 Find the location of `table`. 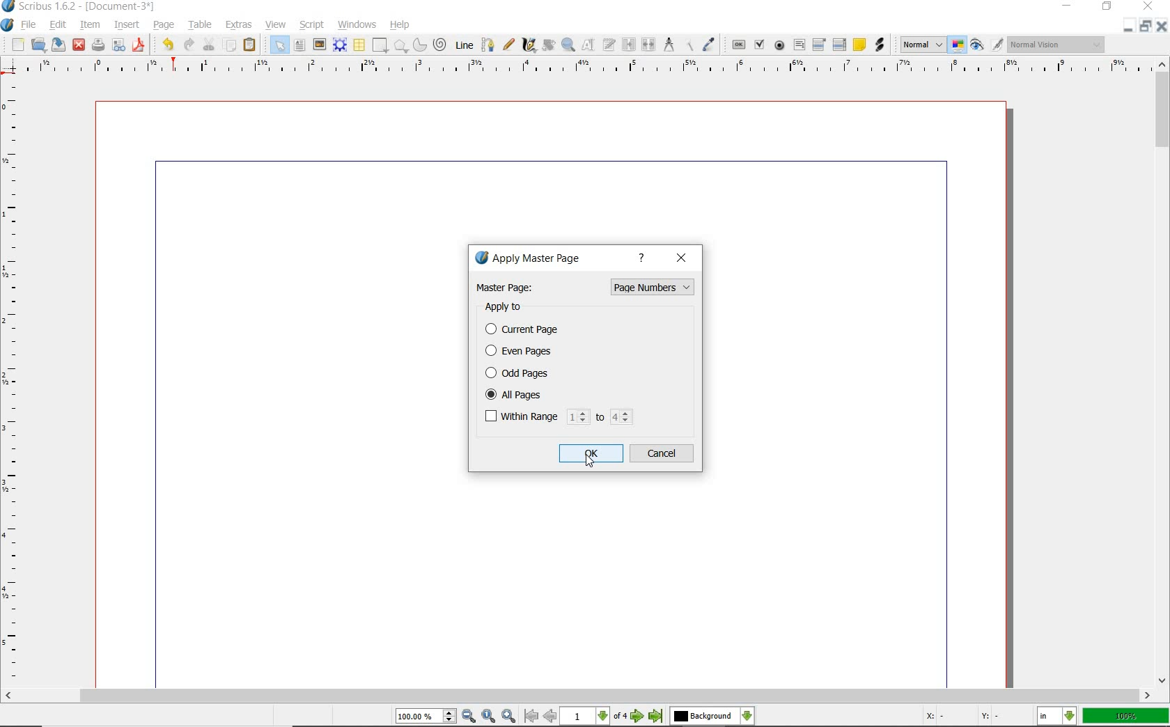

table is located at coordinates (199, 25).